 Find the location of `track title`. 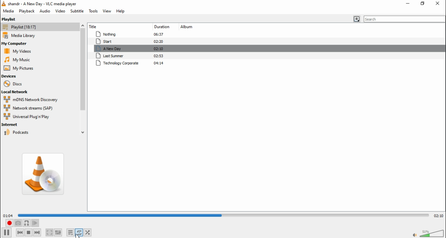

track title is located at coordinates (110, 26).